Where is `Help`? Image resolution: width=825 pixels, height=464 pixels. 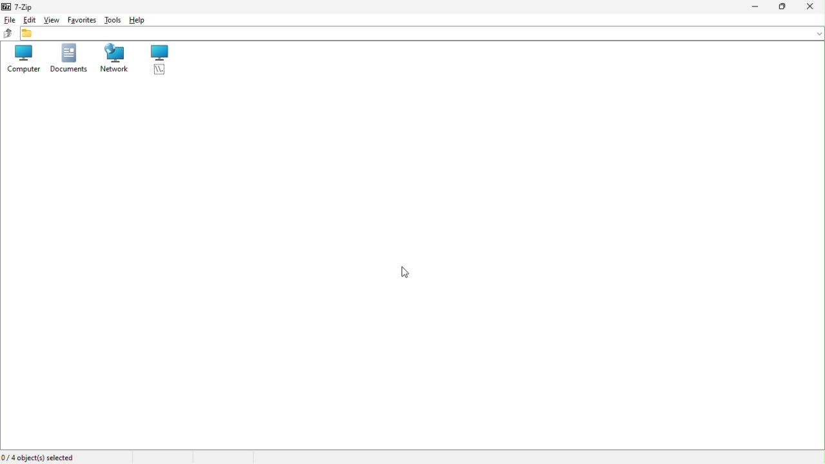
Help is located at coordinates (142, 19).